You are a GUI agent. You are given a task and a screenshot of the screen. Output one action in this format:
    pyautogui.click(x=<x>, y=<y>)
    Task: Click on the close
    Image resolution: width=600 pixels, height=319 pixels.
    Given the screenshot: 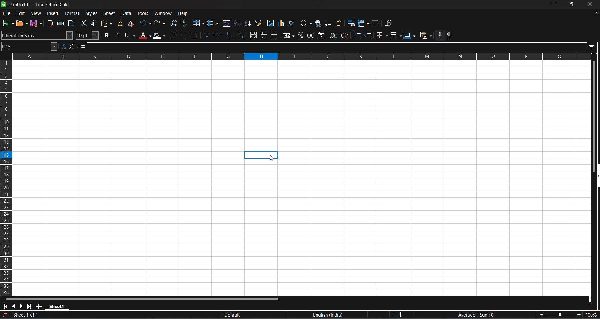 What is the action you would take?
    pyautogui.click(x=591, y=5)
    